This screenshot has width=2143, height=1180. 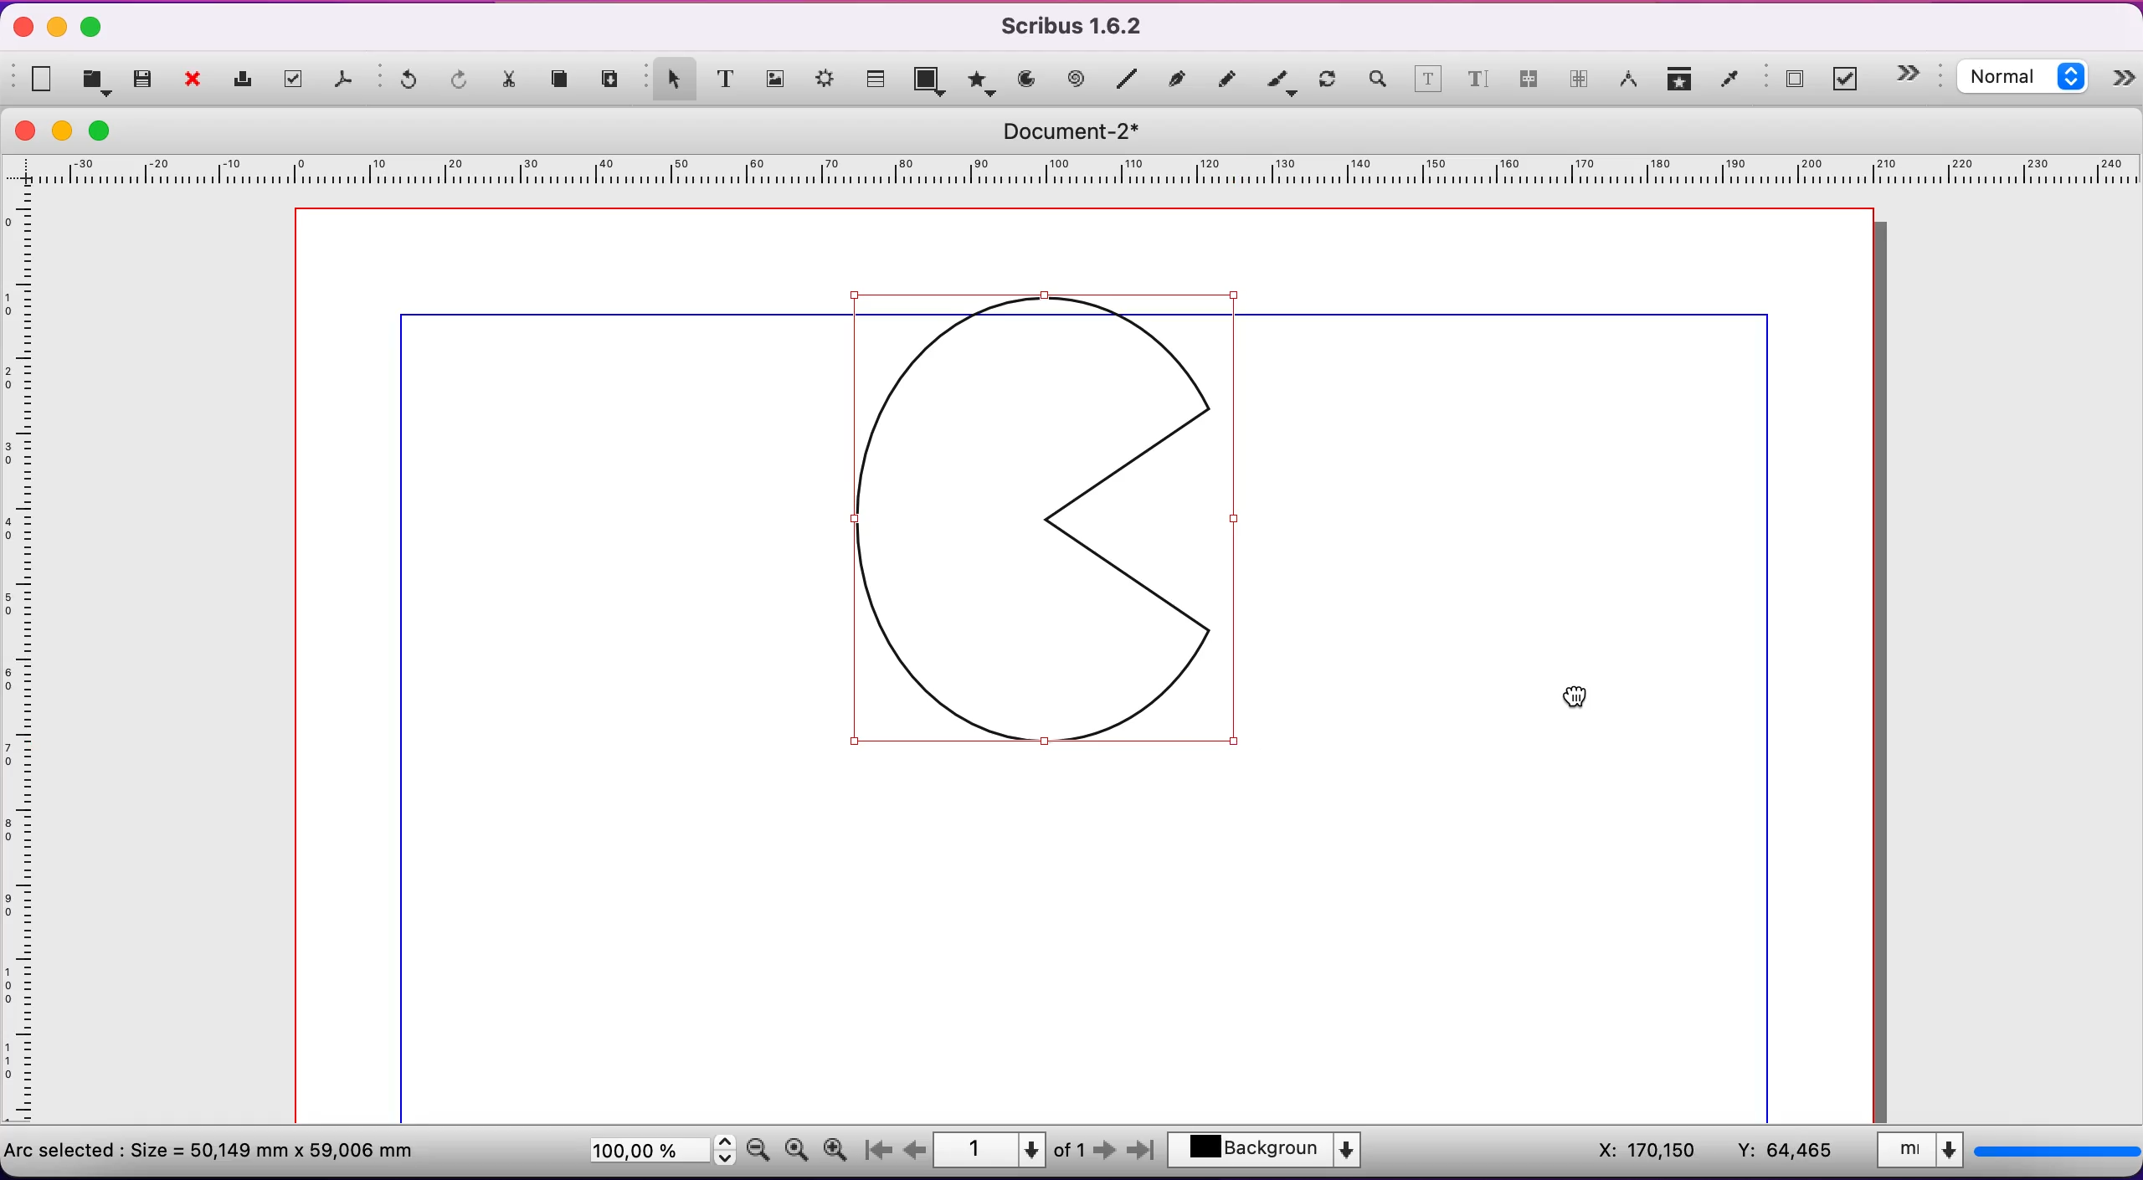 I want to click on minimize, so click(x=59, y=26).